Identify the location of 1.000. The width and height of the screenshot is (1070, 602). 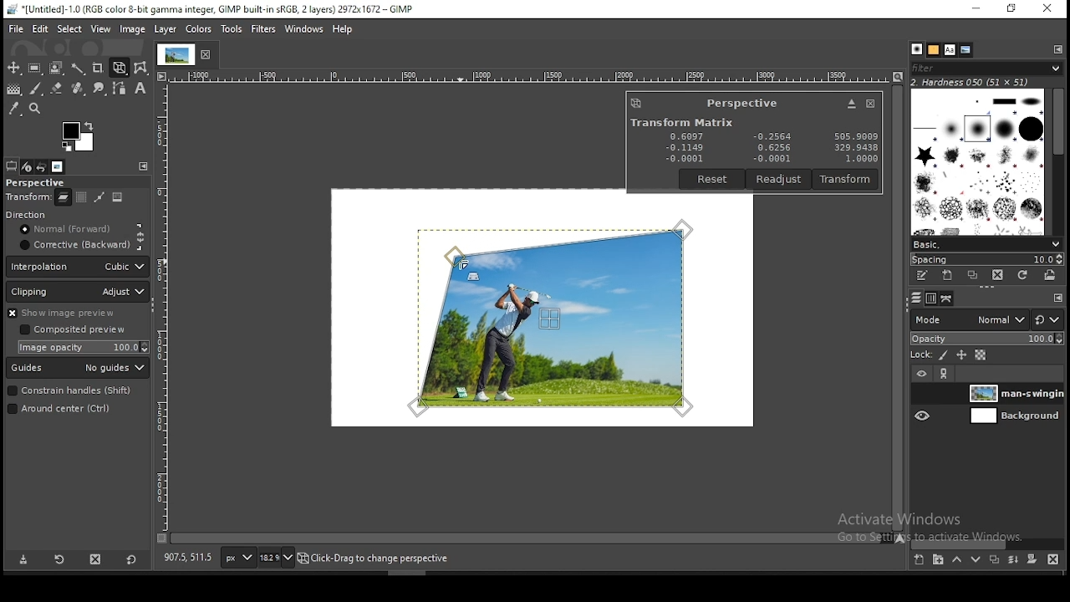
(859, 159).